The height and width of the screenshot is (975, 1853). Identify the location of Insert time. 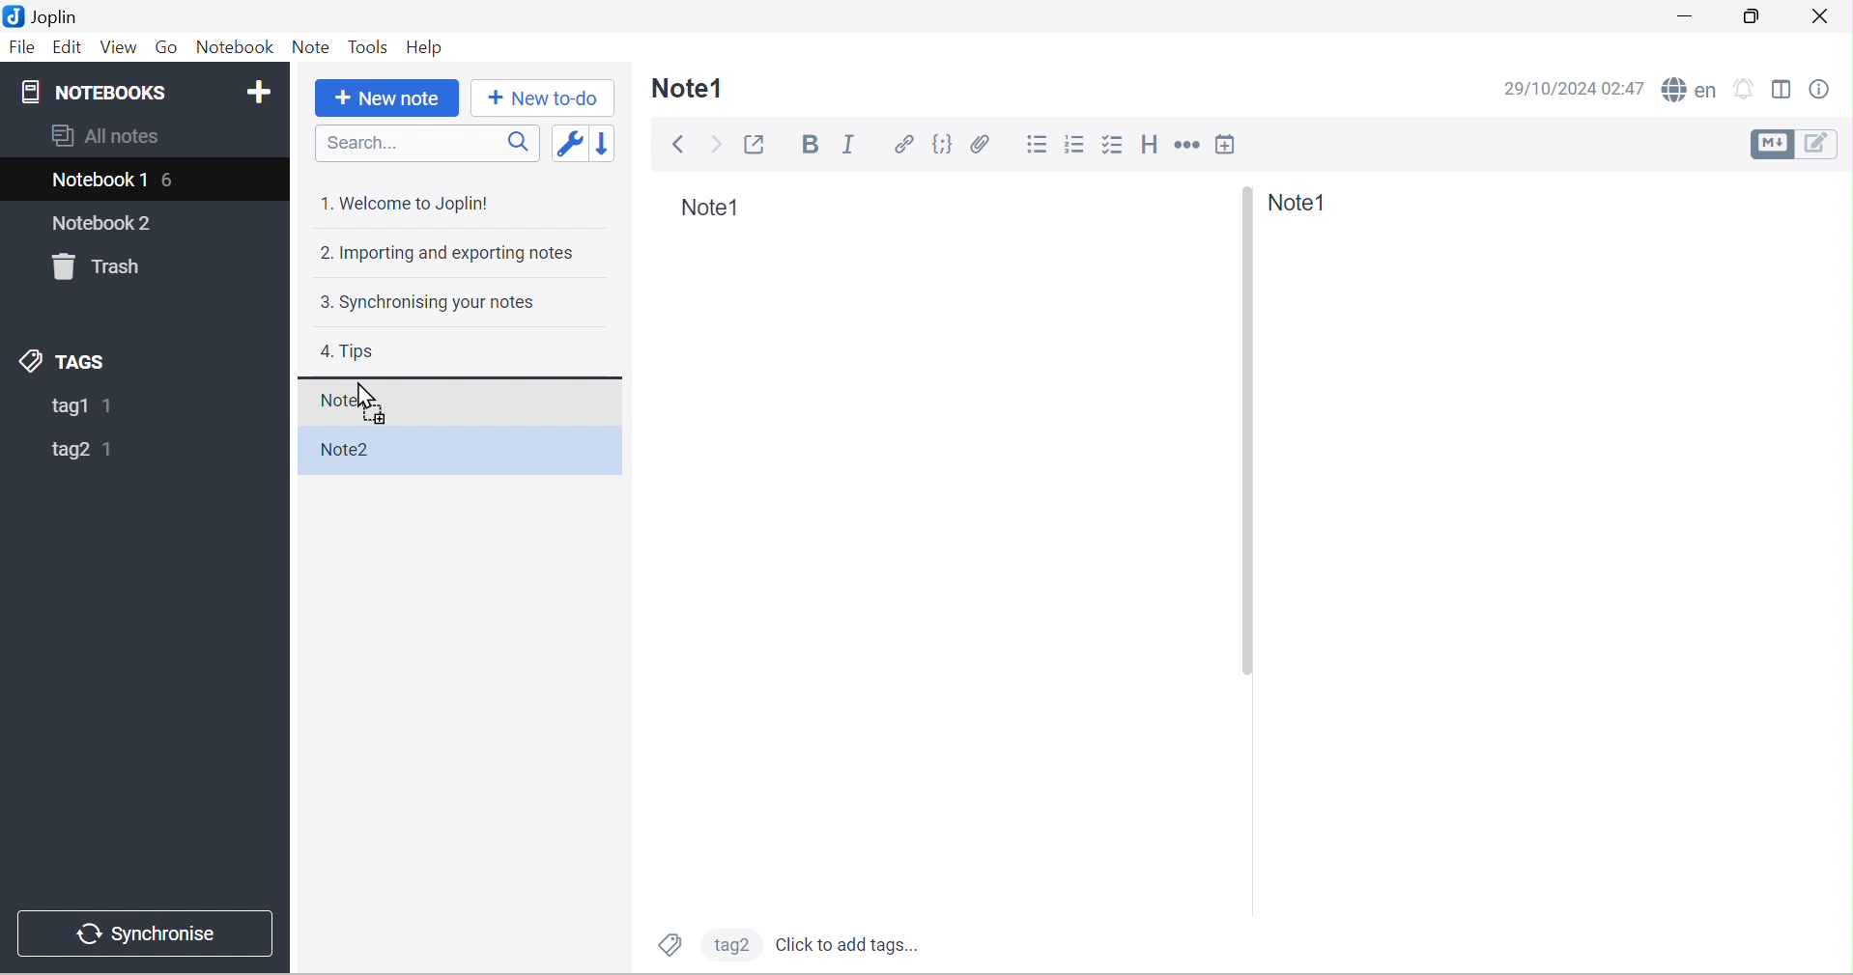
(1228, 144).